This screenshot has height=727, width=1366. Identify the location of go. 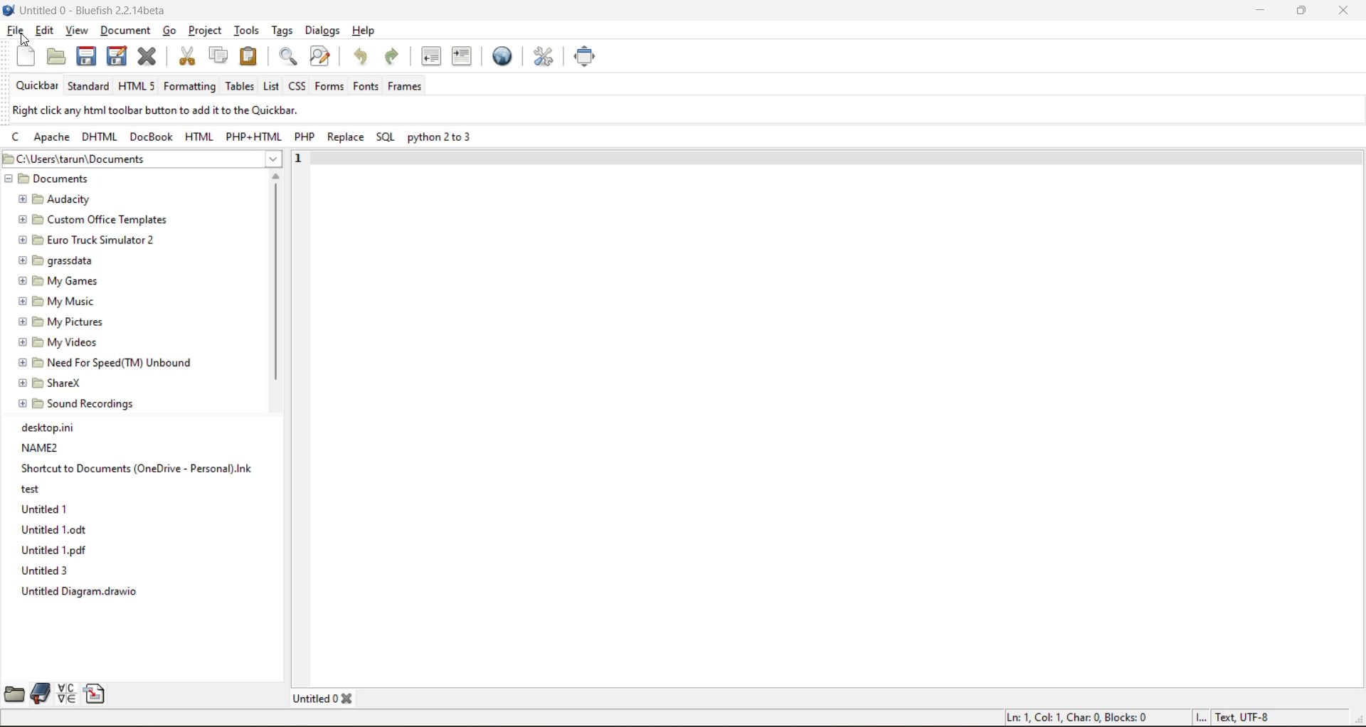
(170, 31).